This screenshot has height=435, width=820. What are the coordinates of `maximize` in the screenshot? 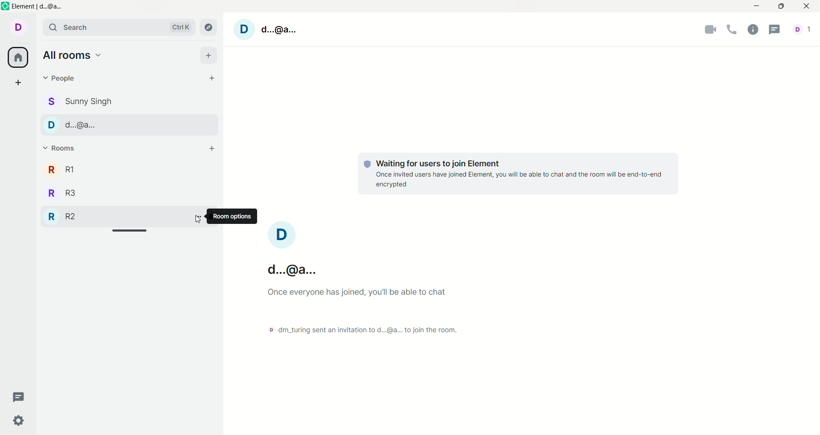 It's located at (781, 6).